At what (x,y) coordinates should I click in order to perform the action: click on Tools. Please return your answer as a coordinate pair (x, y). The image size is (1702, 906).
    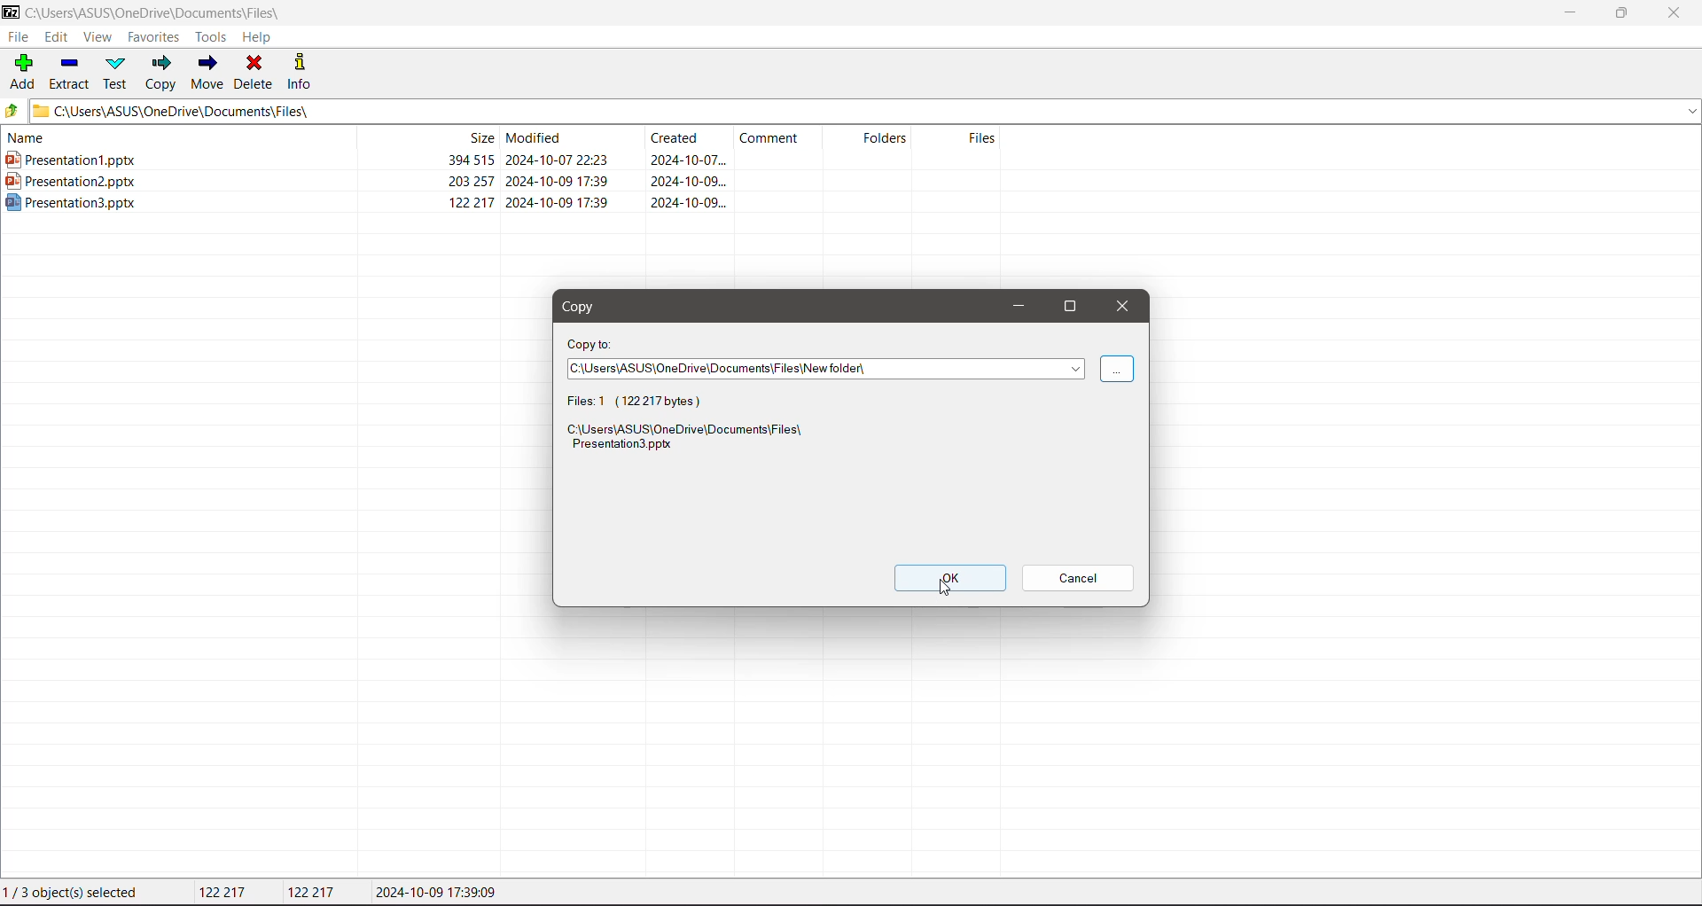
    Looking at the image, I should click on (209, 37).